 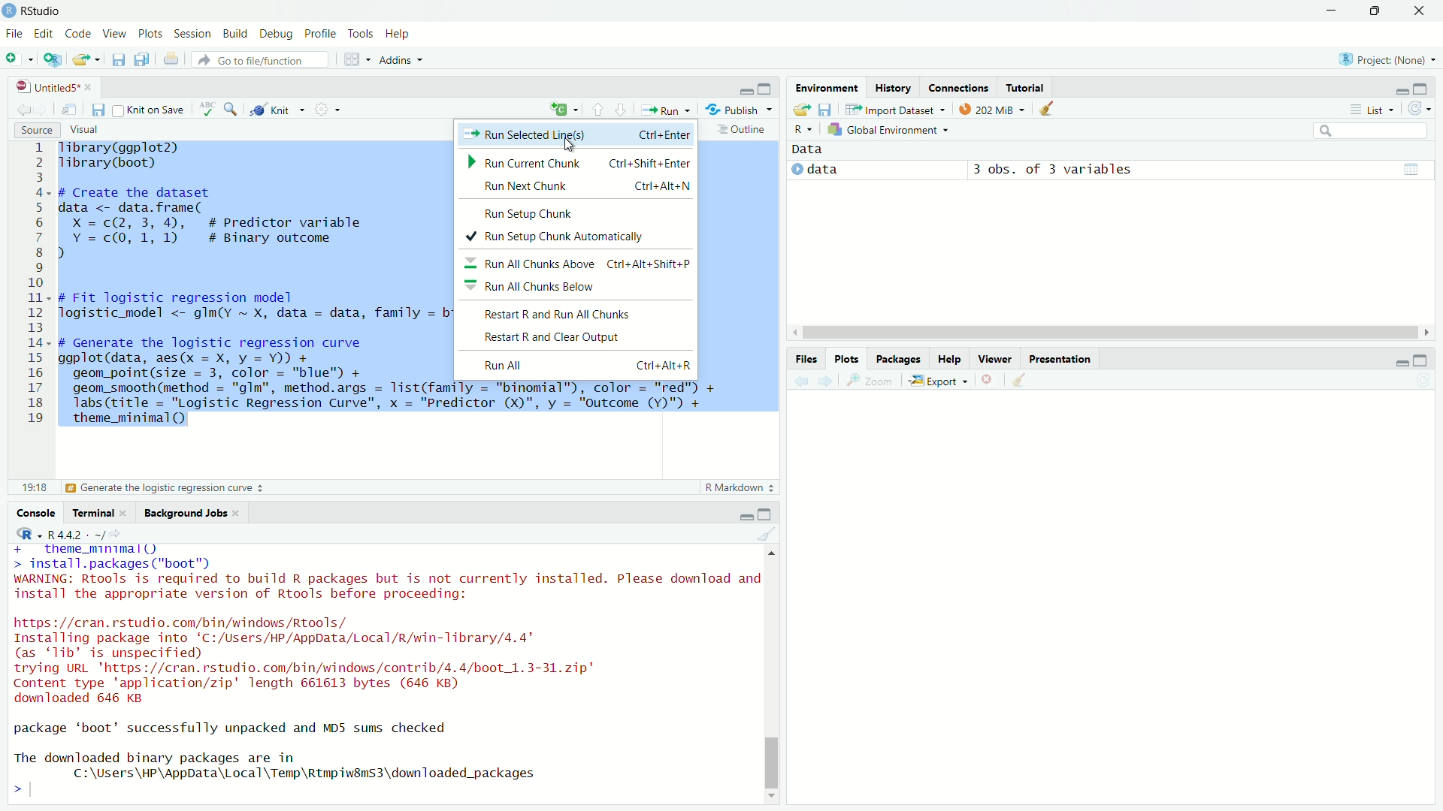 What do you see at coordinates (746, 516) in the screenshot?
I see `minimize` at bounding box center [746, 516].